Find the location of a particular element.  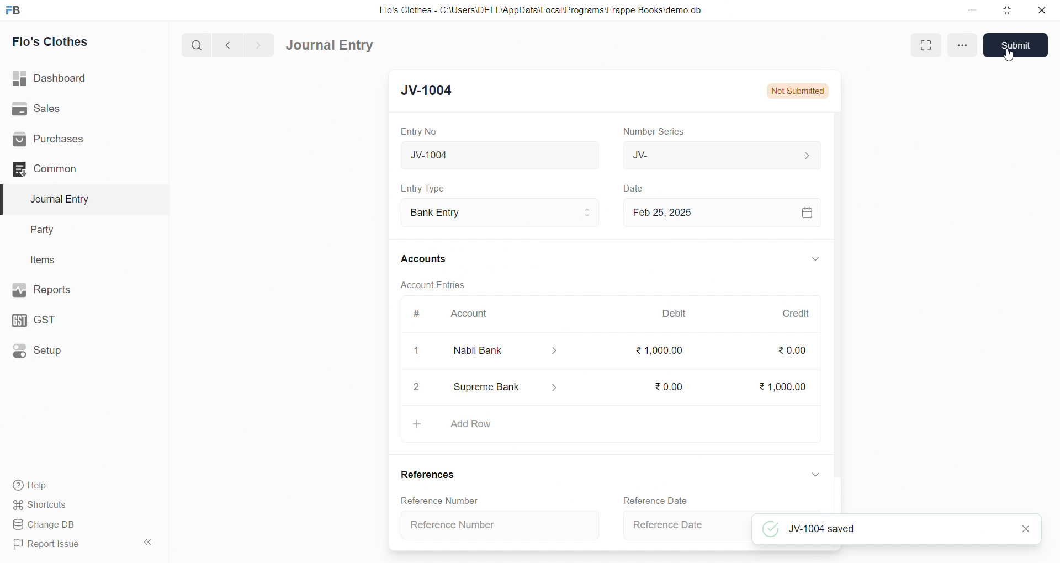

Expand Window is located at coordinates (922, 45).